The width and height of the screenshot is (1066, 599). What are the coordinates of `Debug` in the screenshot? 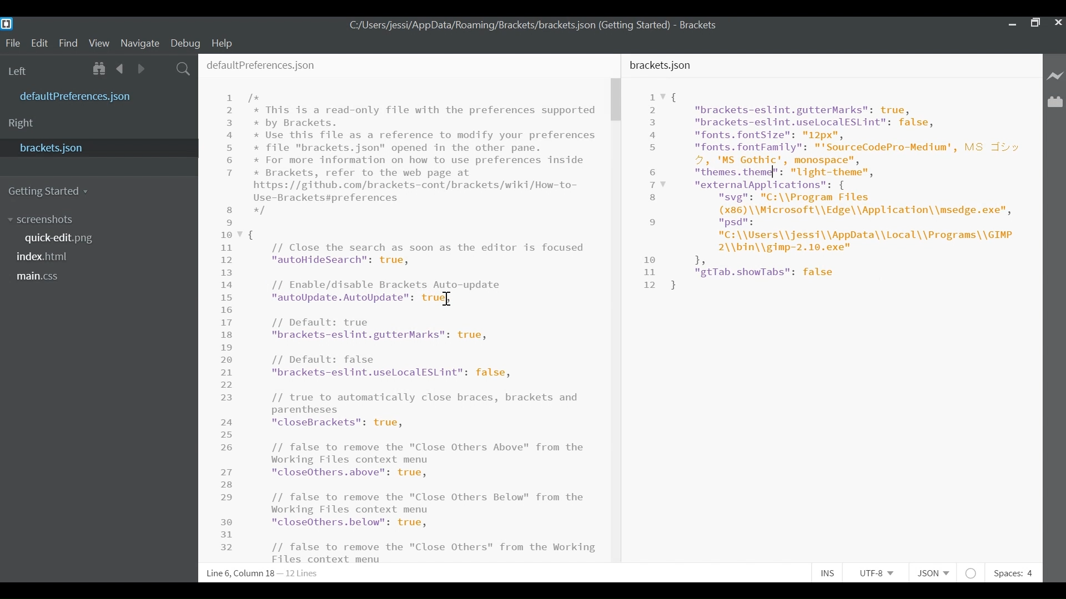 It's located at (187, 43).